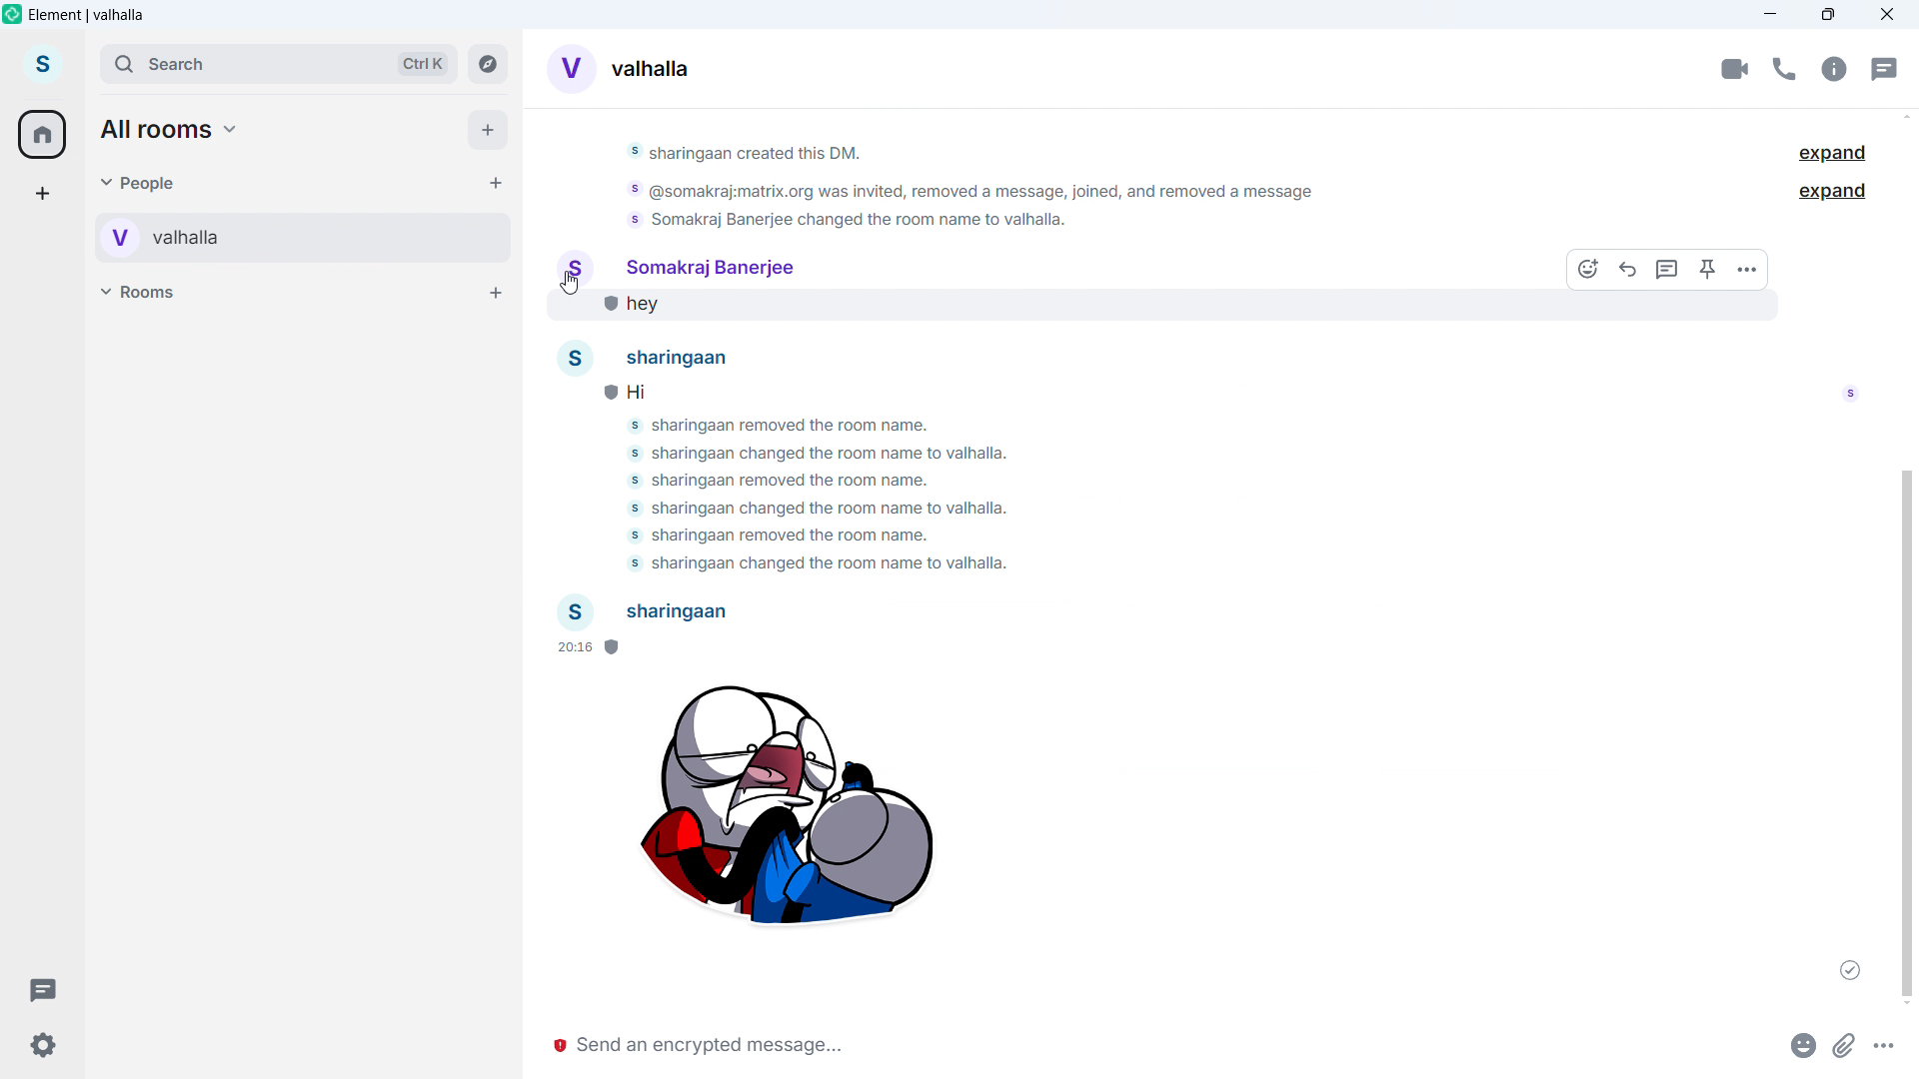 This screenshot has width=1919, height=1079. Describe the element at coordinates (142, 291) in the screenshot. I see `Rooms ` at that location.